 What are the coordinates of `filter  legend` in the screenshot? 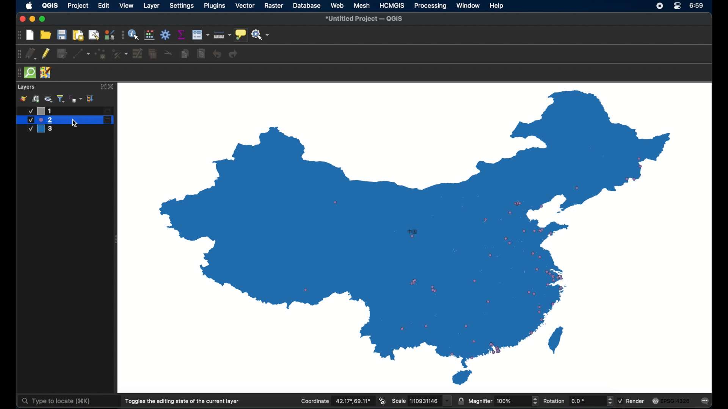 It's located at (61, 98).